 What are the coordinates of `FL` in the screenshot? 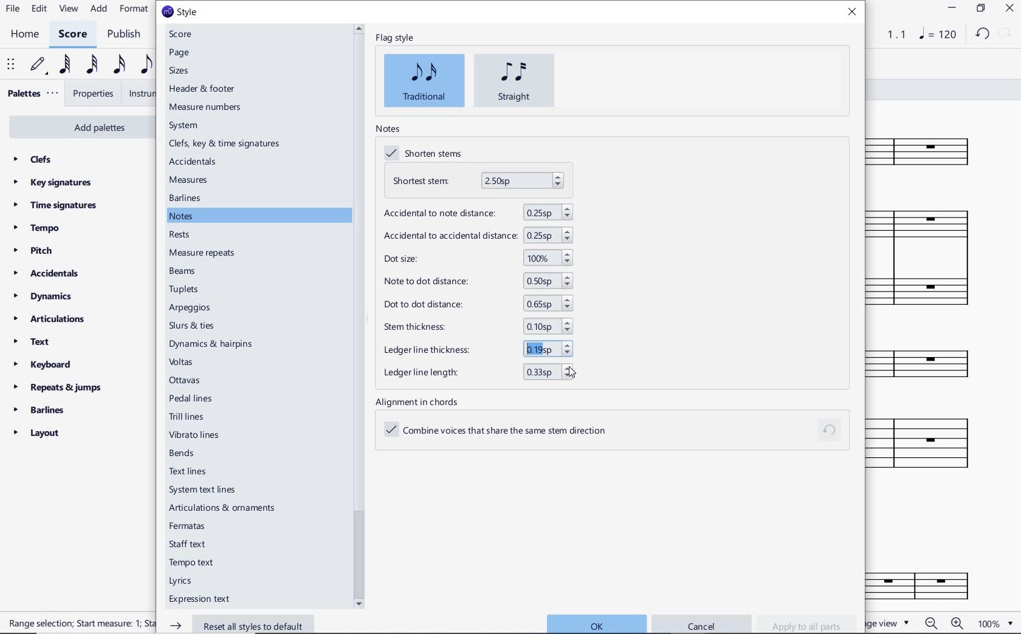 It's located at (930, 580).